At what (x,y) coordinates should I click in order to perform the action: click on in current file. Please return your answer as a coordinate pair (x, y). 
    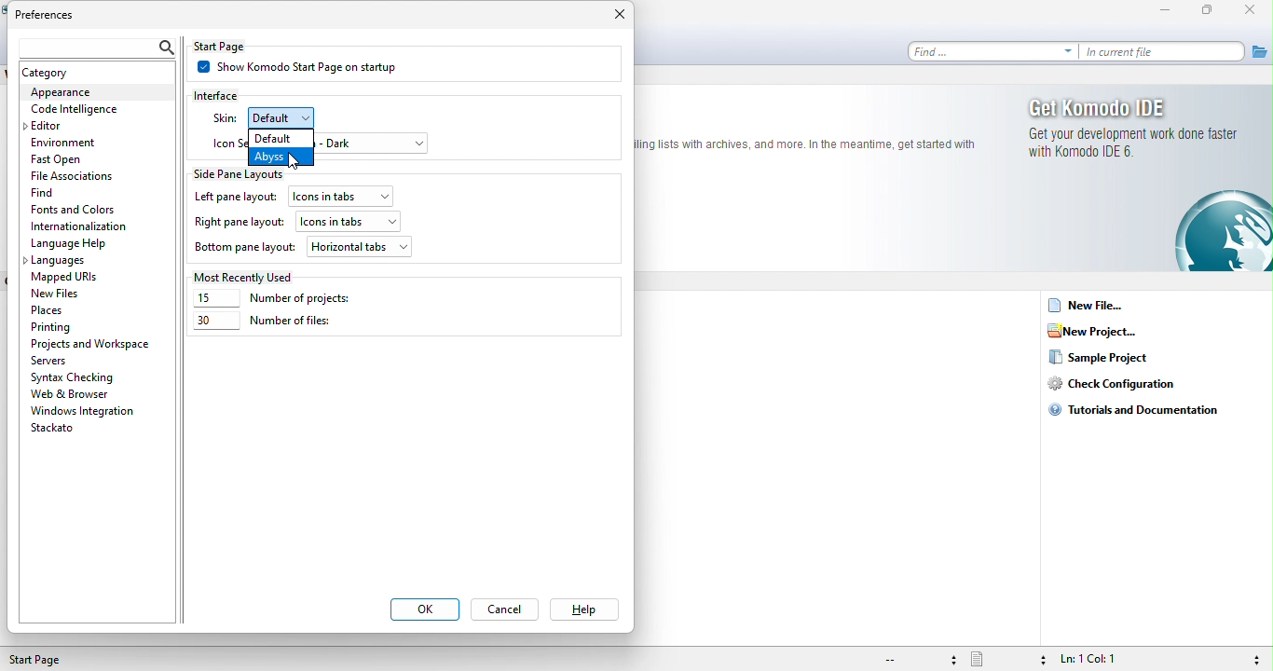
    Looking at the image, I should click on (1164, 52).